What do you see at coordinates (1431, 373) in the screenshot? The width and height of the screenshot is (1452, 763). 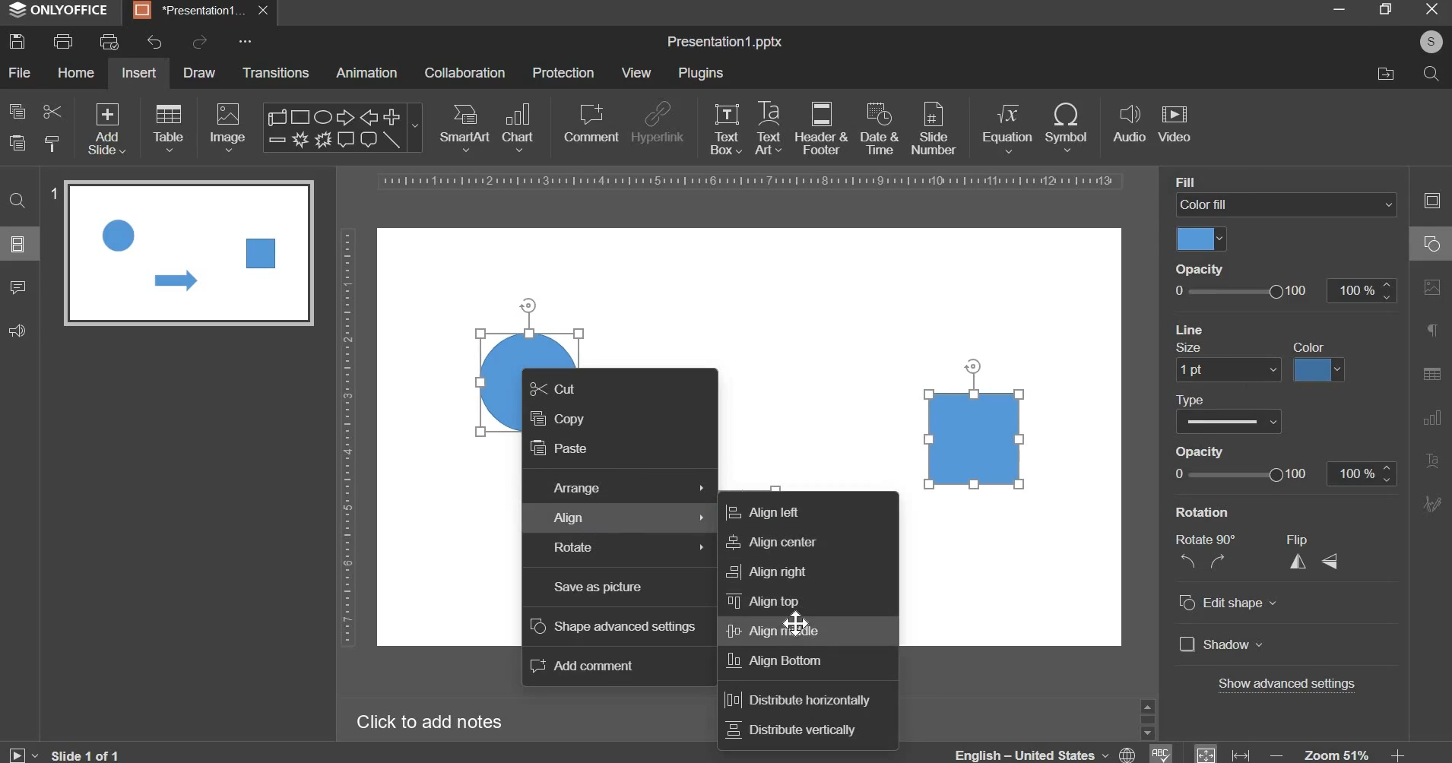 I see `table setting` at bounding box center [1431, 373].